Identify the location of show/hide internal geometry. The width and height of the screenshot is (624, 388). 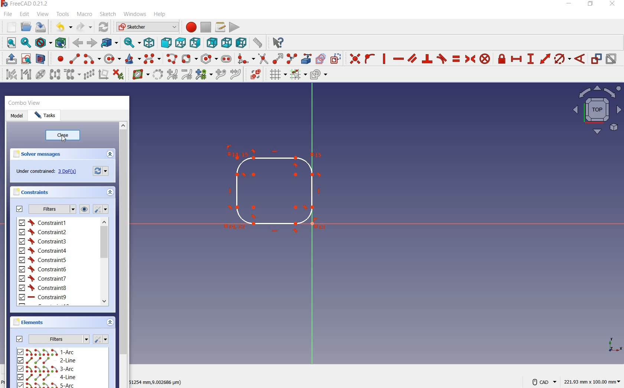
(40, 75).